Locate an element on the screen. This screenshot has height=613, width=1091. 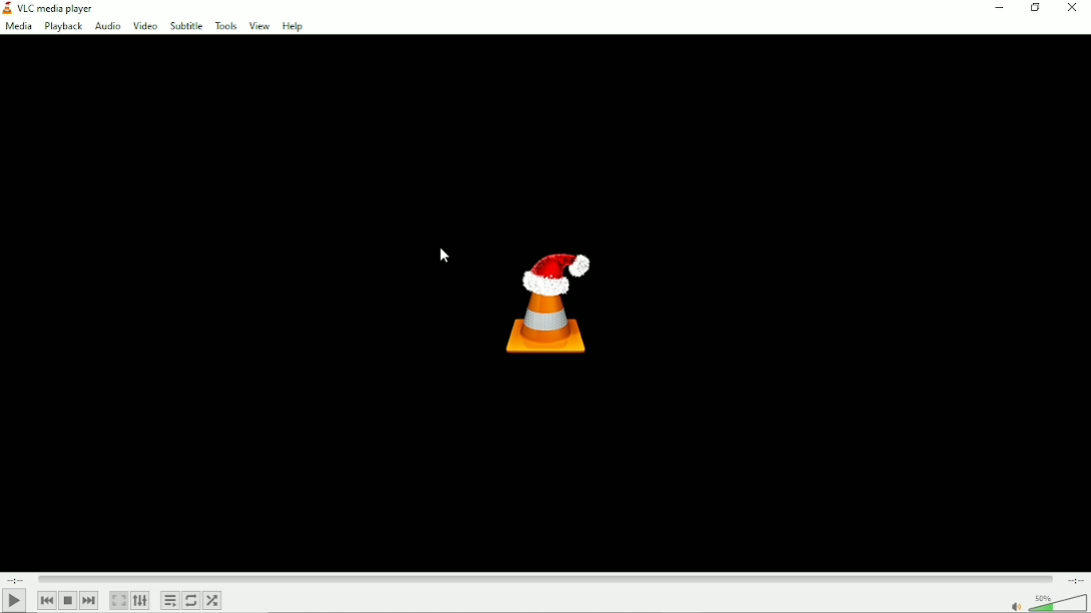
Stop playback is located at coordinates (69, 601).